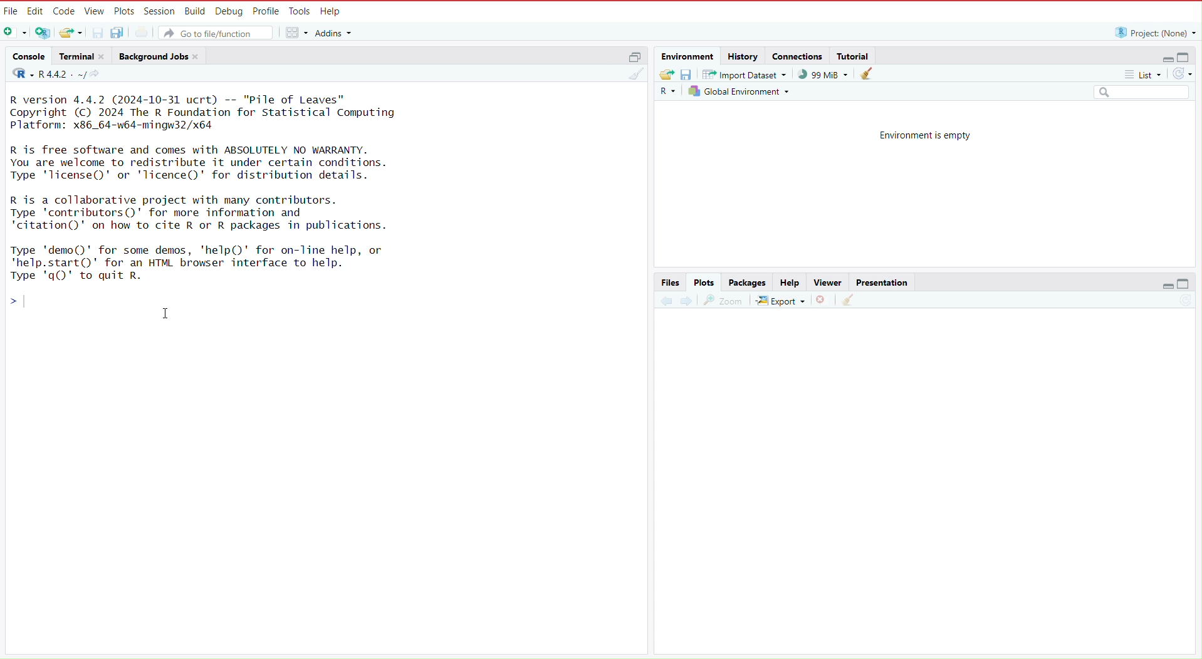 This screenshot has height=659, width=1202. I want to click on workspace panes, so click(297, 33).